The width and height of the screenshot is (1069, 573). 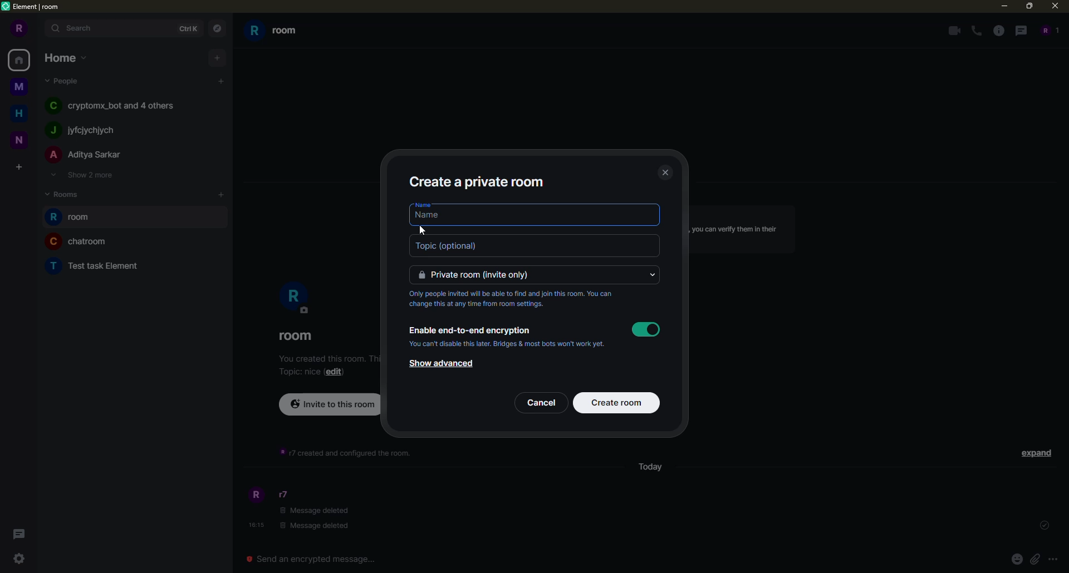 What do you see at coordinates (952, 29) in the screenshot?
I see `video call` at bounding box center [952, 29].